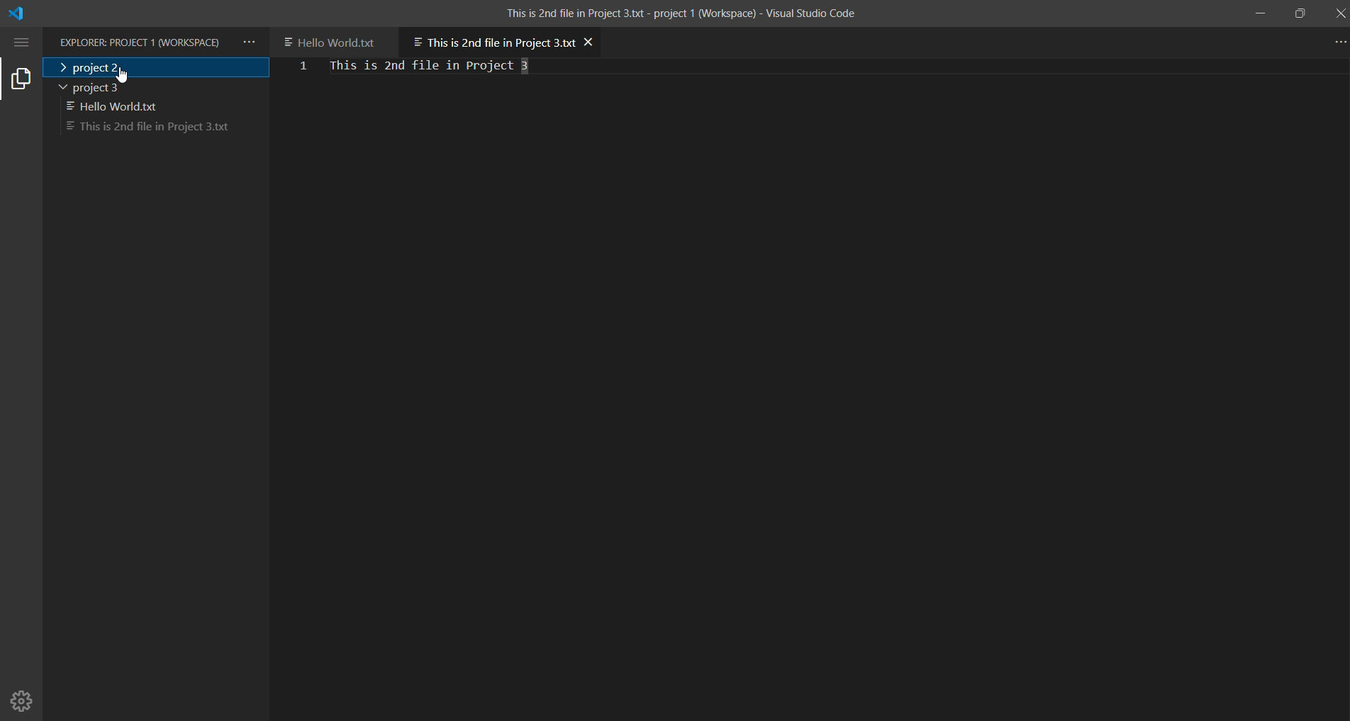 This screenshot has width=1350, height=721. I want to click on close, so click(1339, 13).